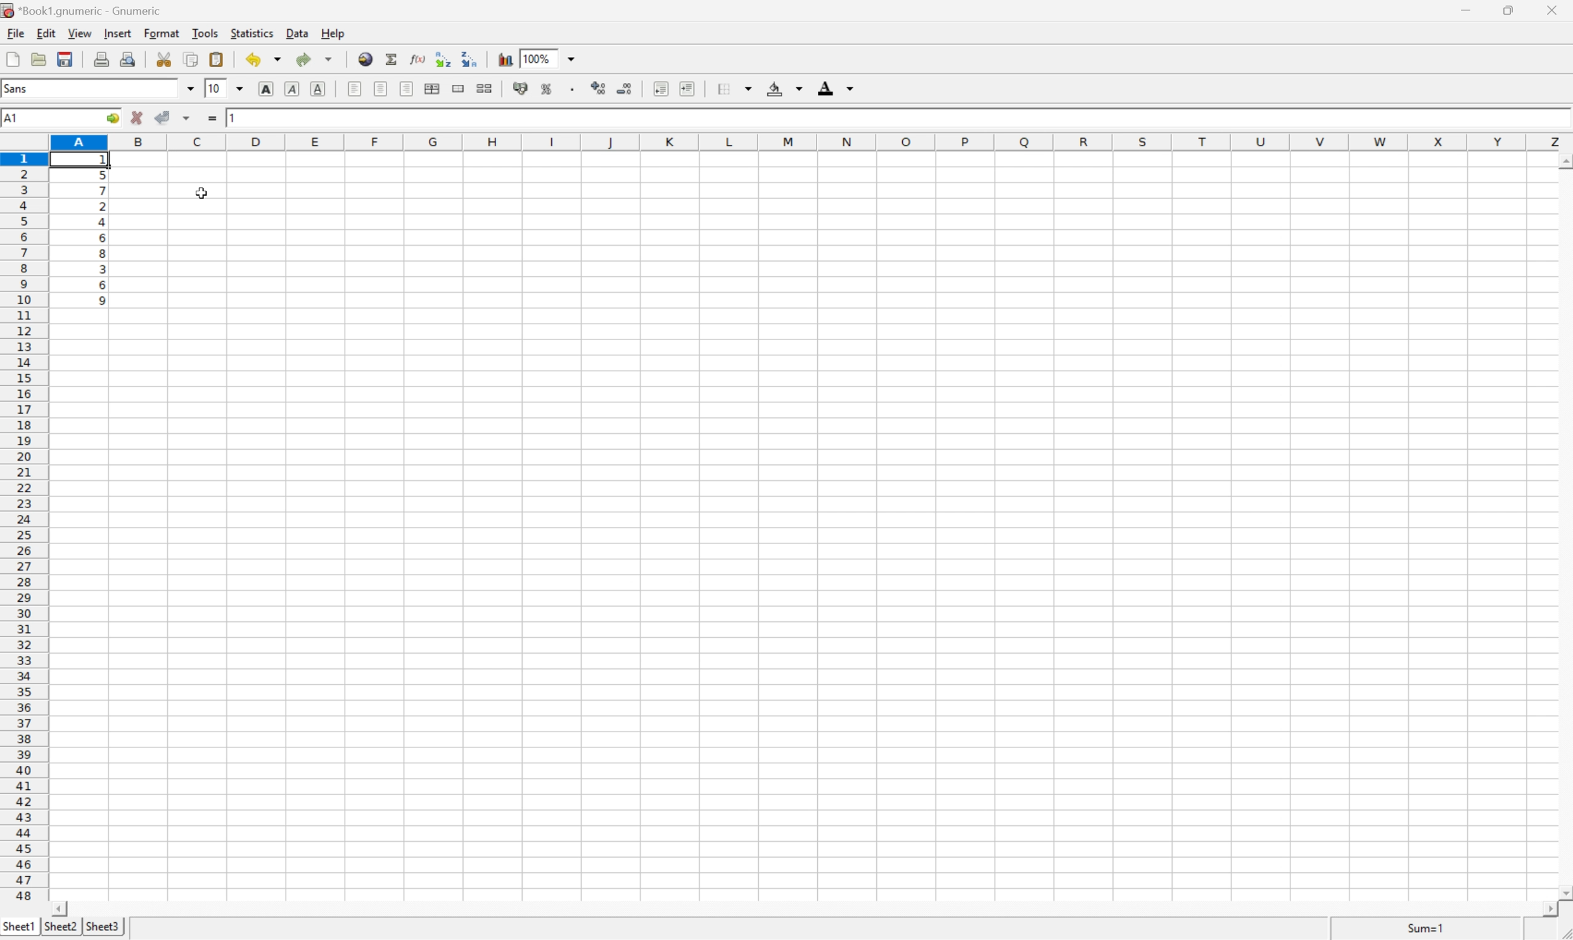 This screenshot has width=1573, height=940. I want to click on help, so click(333, 34).